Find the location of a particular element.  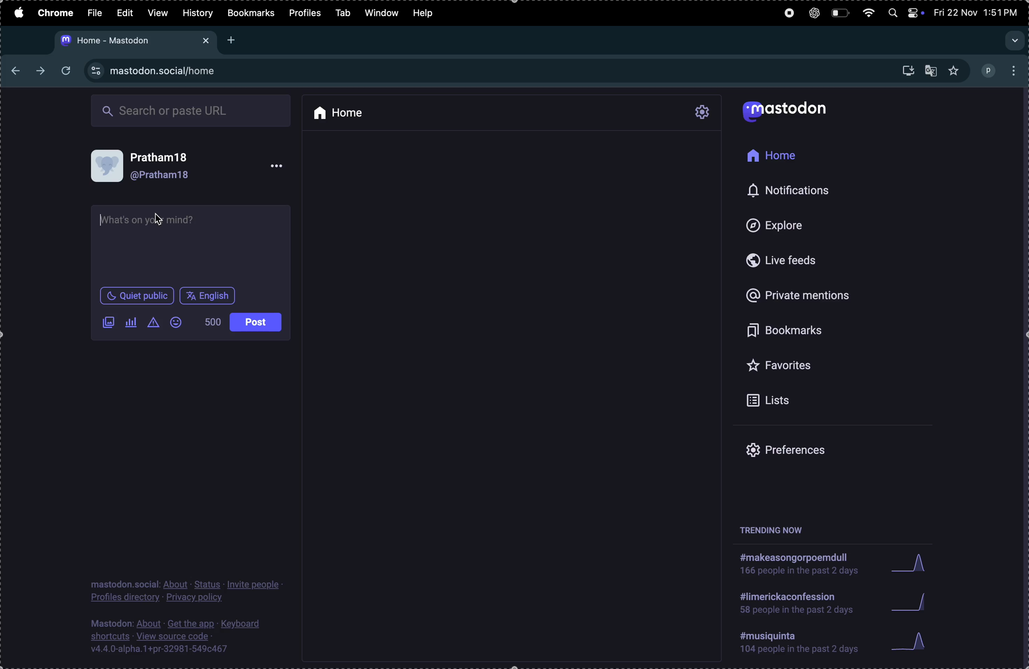

apple widgets is located at coordinates (914, 14).